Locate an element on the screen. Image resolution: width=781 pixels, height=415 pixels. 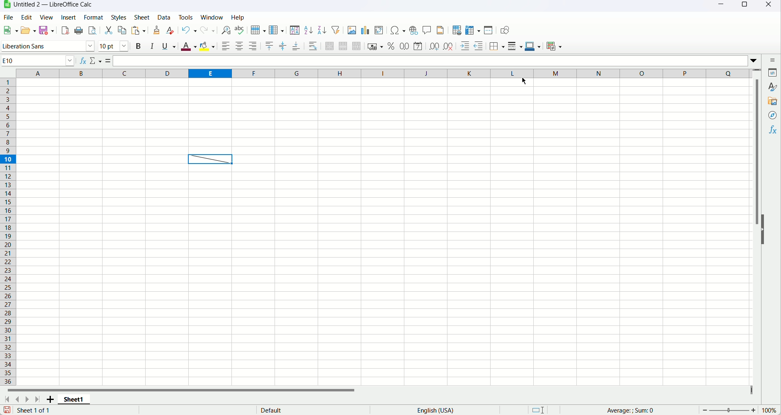
Column is located at coordinates (277, 30).